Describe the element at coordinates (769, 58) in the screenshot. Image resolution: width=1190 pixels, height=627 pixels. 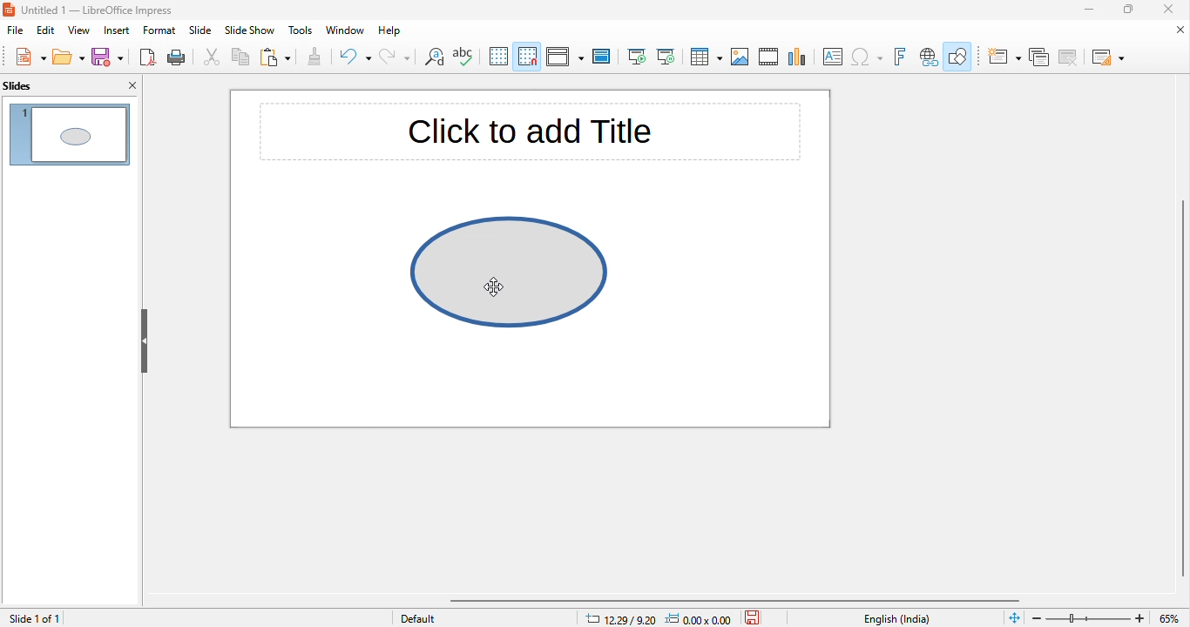
I see `video` at that location.